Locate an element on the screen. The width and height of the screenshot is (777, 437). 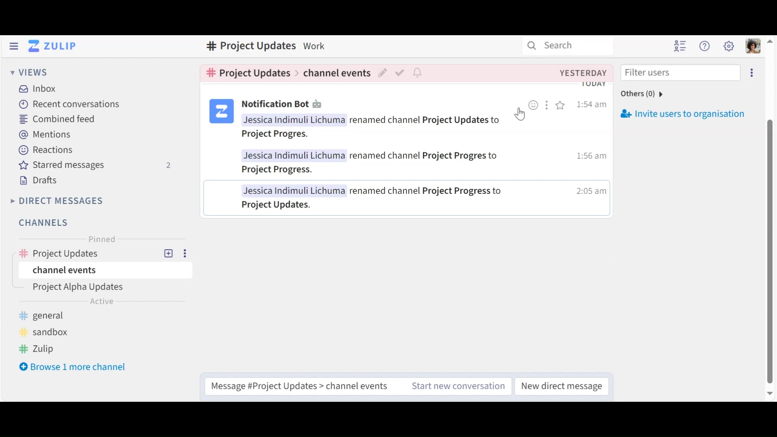
configure notification is located at coordinates (417, 73).